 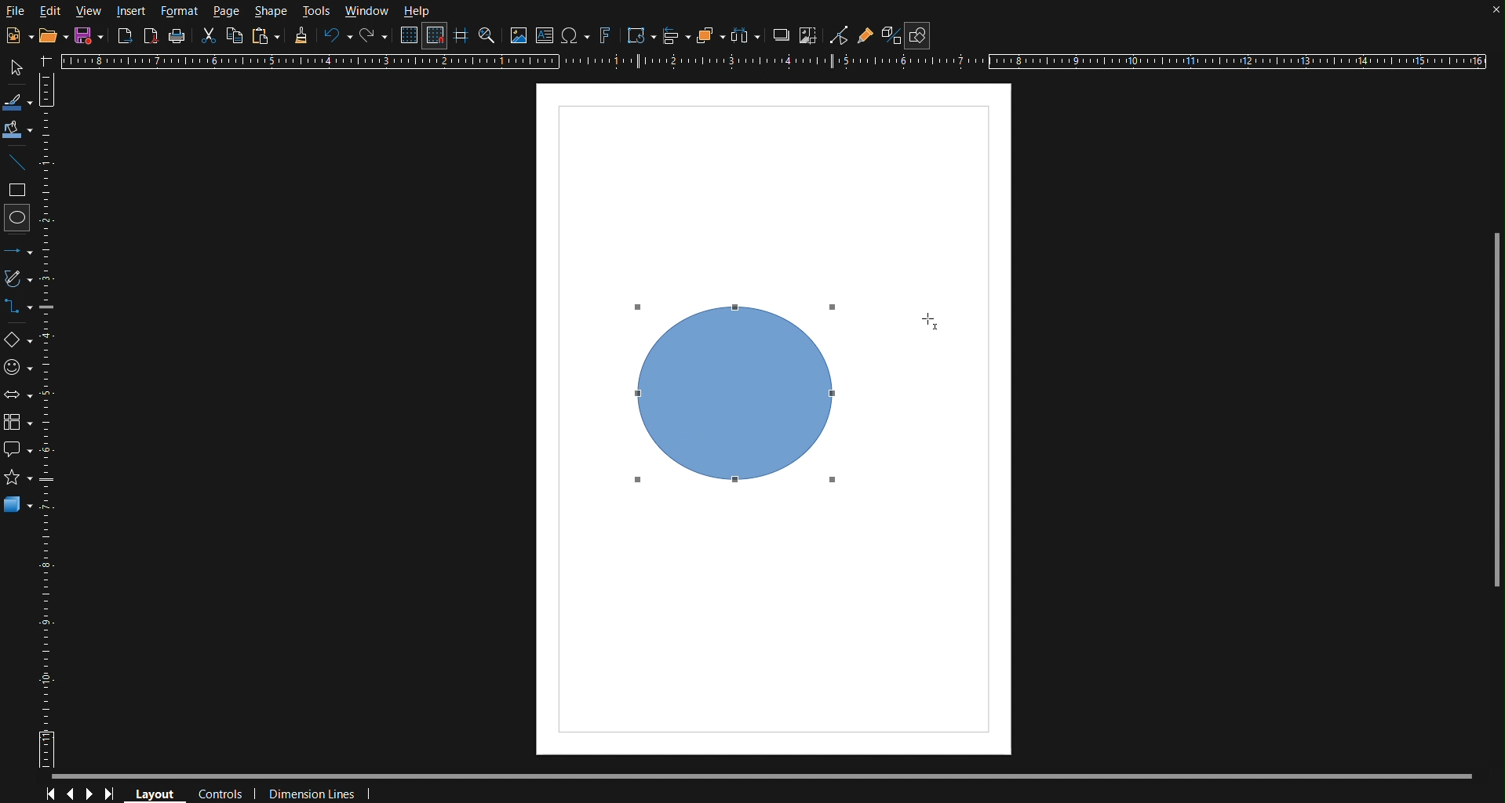 I want to click on Display Grid, so click(x=408, y=36).